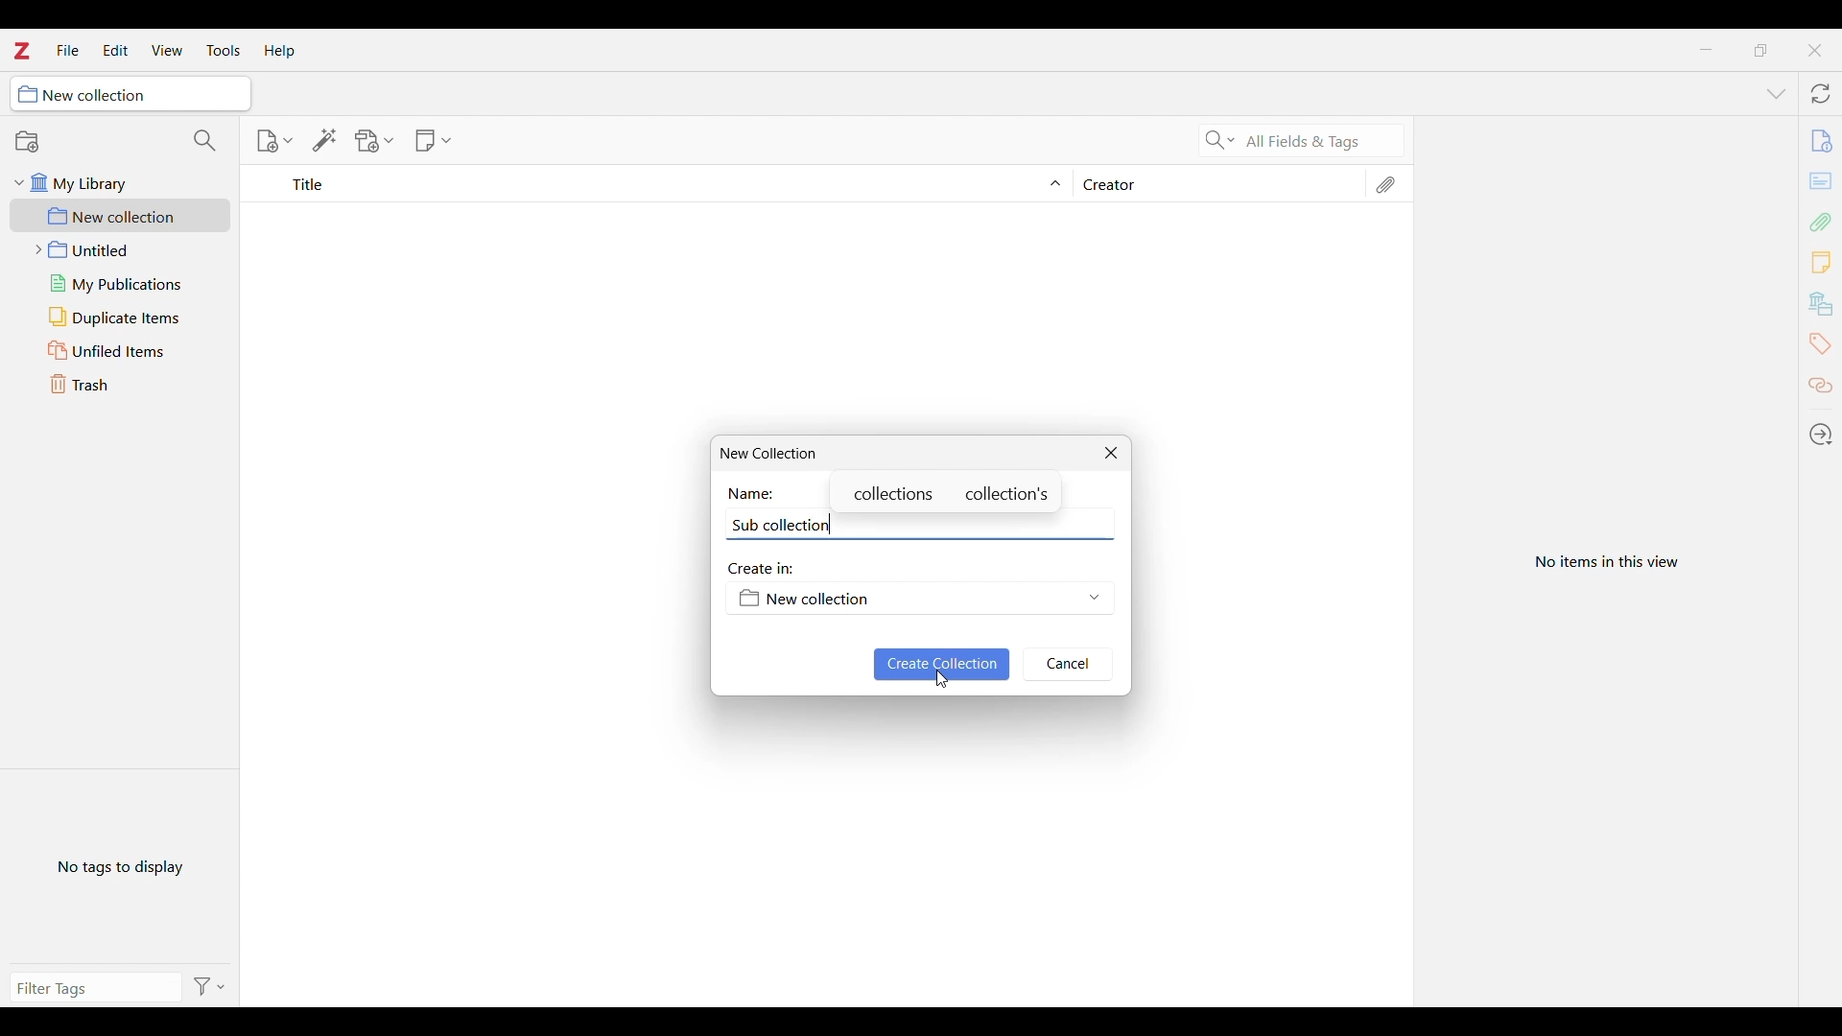  Describe the element at coordinates (753, 495) in the screenshot. I see `Name:` at that location.